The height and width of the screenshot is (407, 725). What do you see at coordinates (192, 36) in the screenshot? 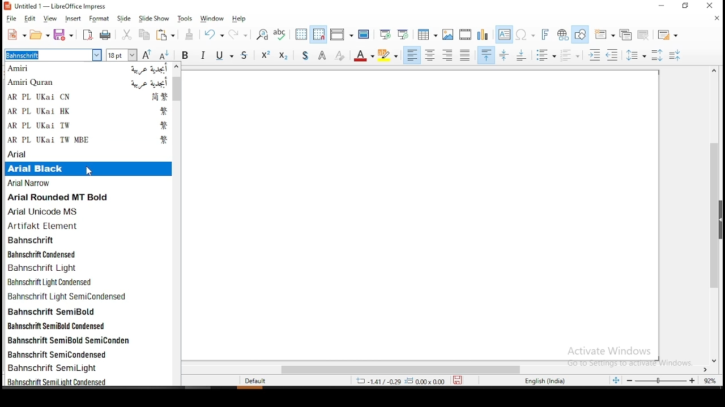
I see `clone formatting` at bounding box center [192, 36].